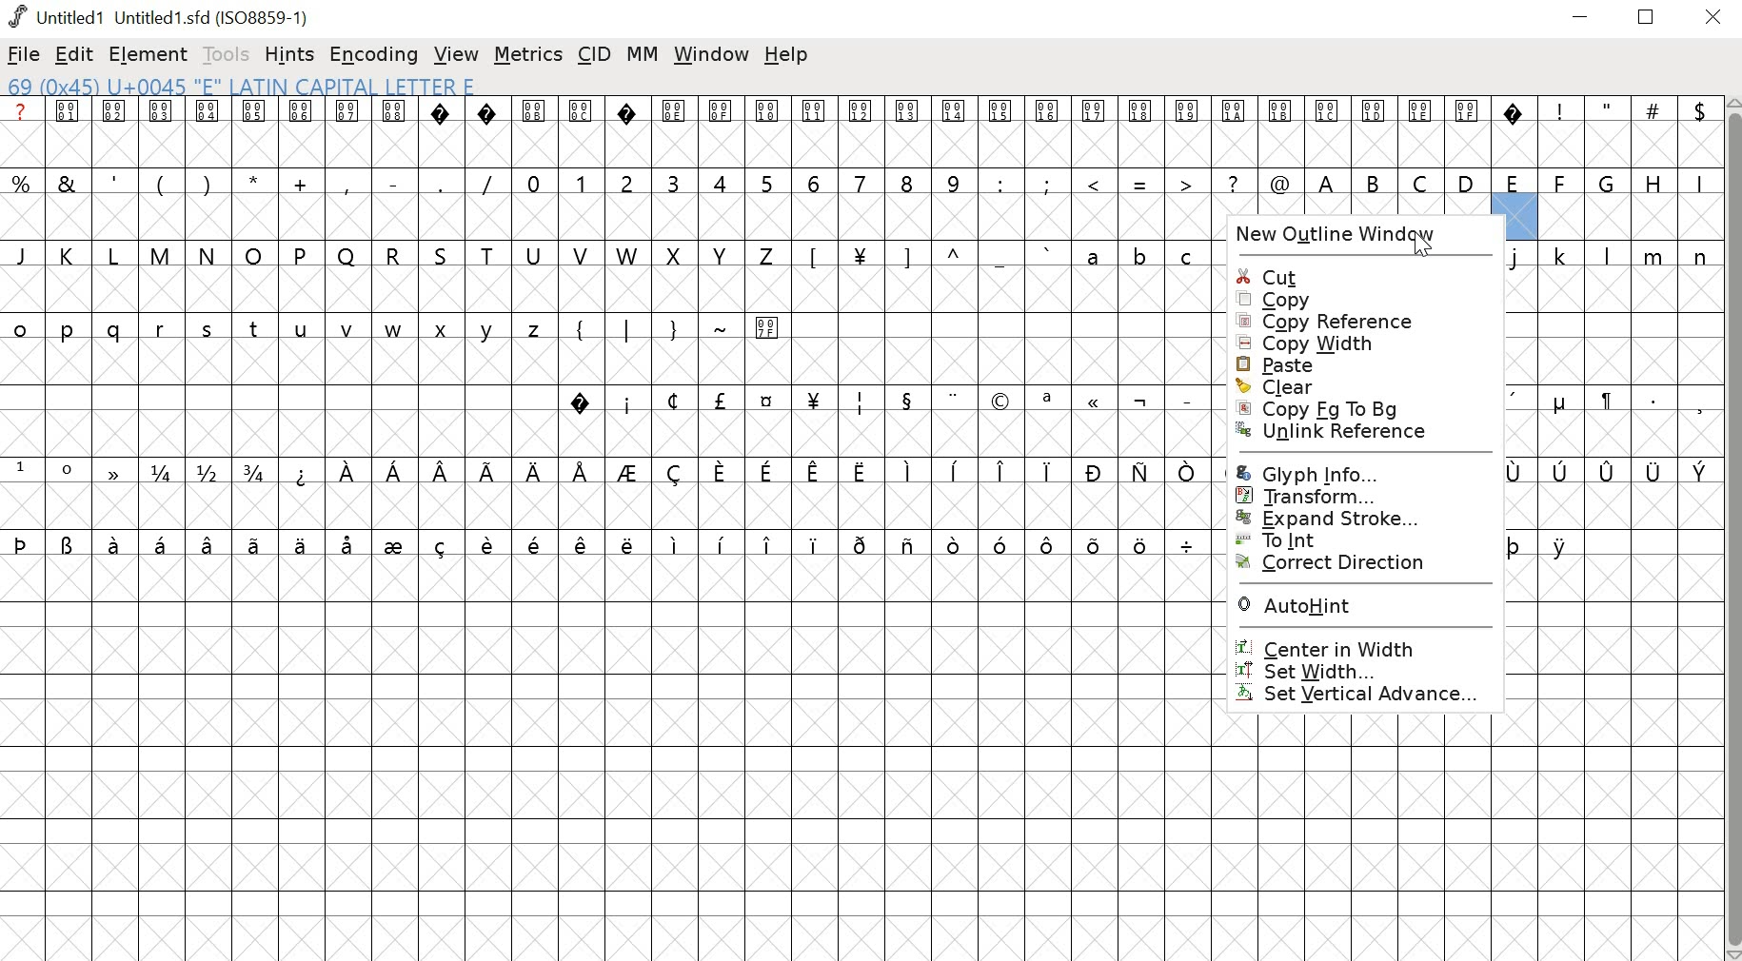 This screenshot has width=1742, height=961. I want to click on special characters and symbols, so click(1610, 401).